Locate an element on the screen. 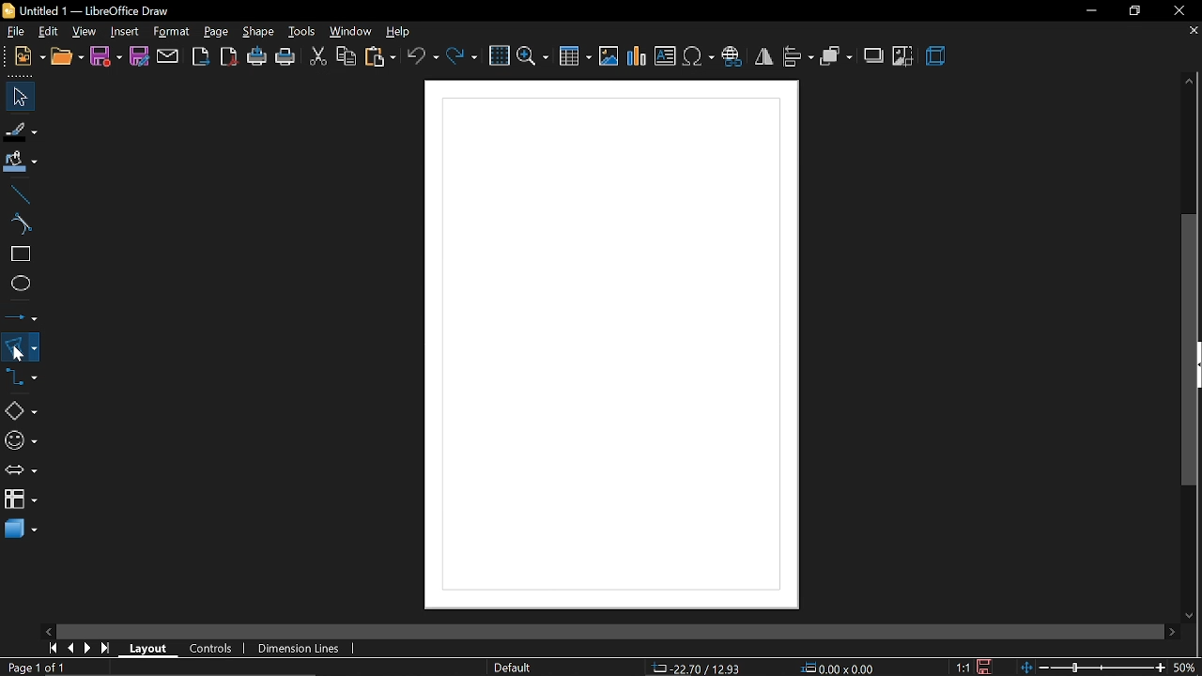 The image size is (1202, 676). minimize is located at coordinates (1091, 11).